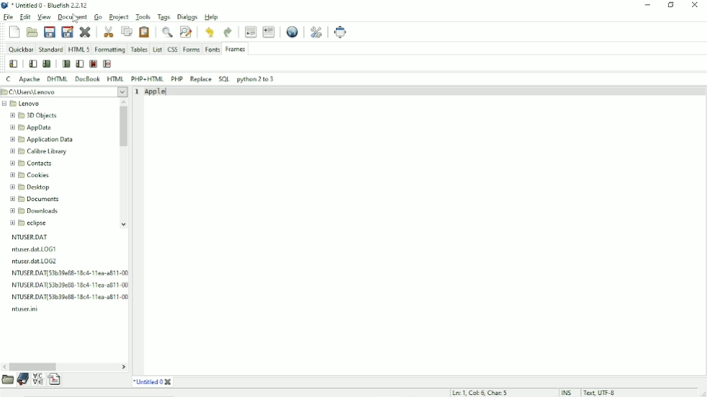 The image size is (707, 397). What do you see at coordinates (38, 380) in the screenshot?
I see `Symbol` at bounding box center [38, 380].